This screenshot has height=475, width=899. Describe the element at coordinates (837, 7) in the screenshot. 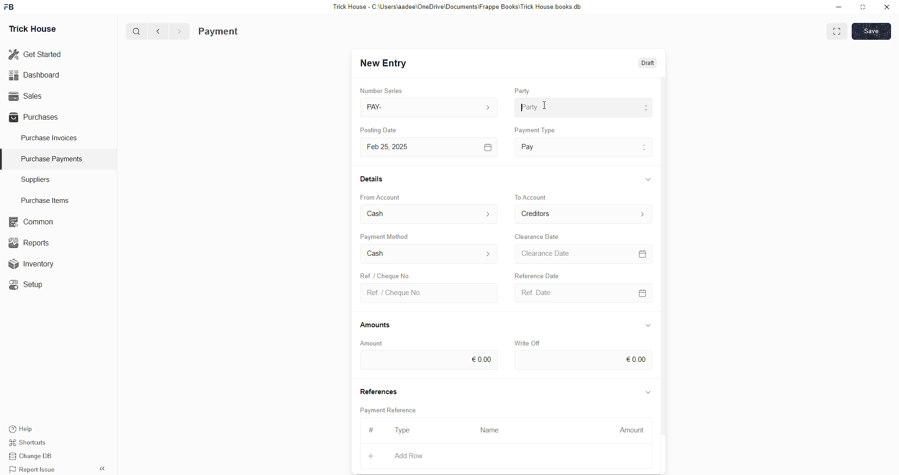

I see `minimise down` at that location.